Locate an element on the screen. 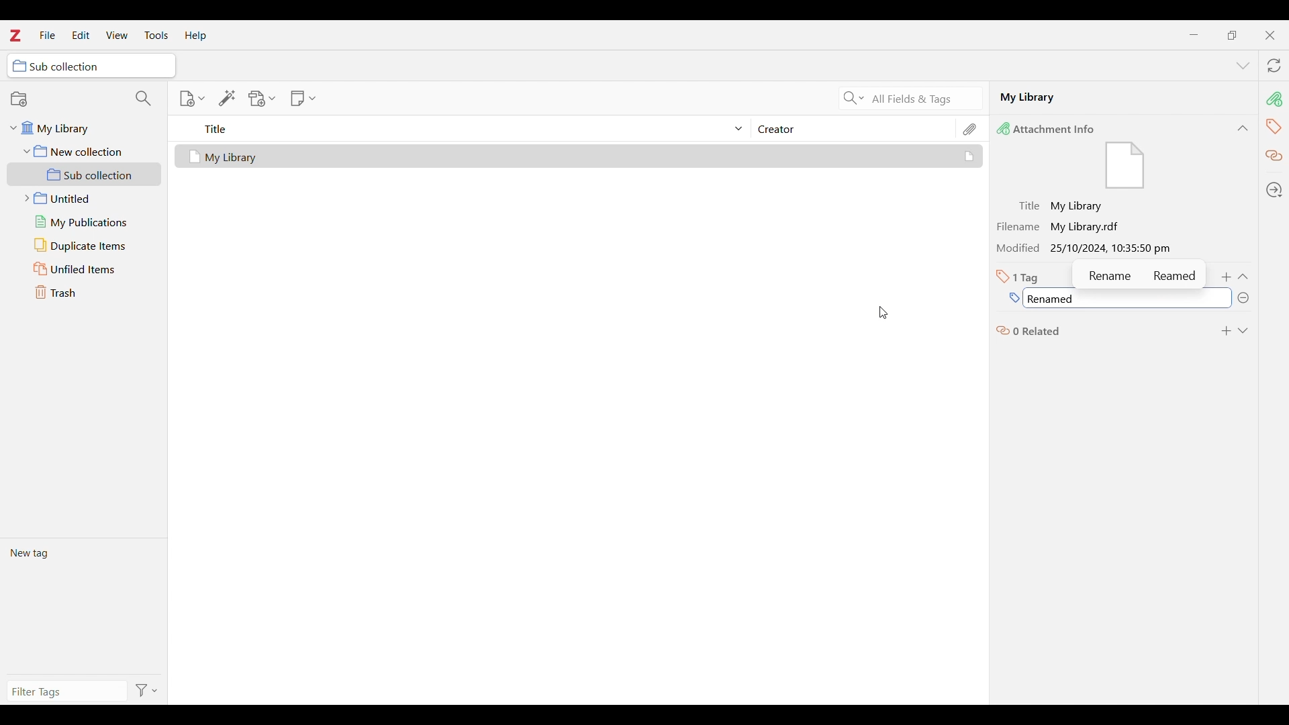  All fields and tags search criteria selected is located at coordinates (923, 99).